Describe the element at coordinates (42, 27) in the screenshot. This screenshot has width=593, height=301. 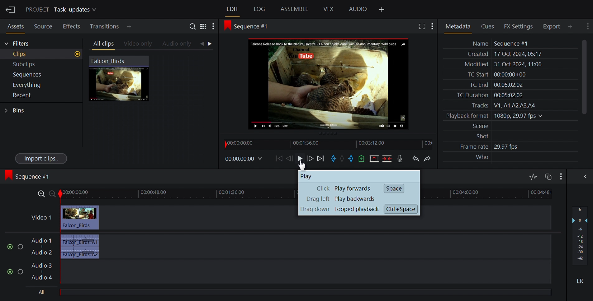
I see `Sources` at that location.